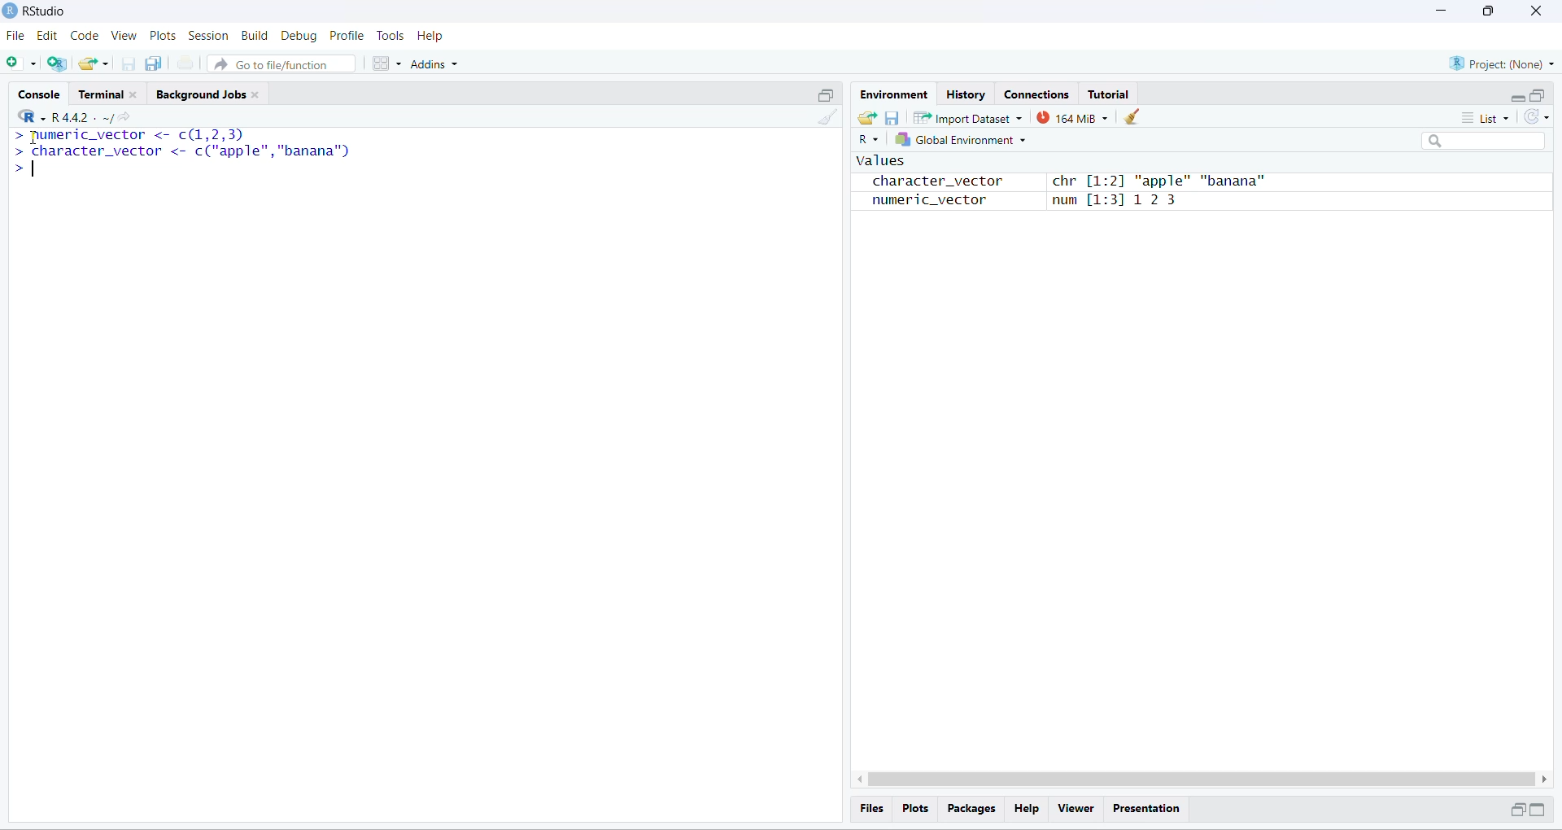  I want to click on minimize, so click(1515, 810).